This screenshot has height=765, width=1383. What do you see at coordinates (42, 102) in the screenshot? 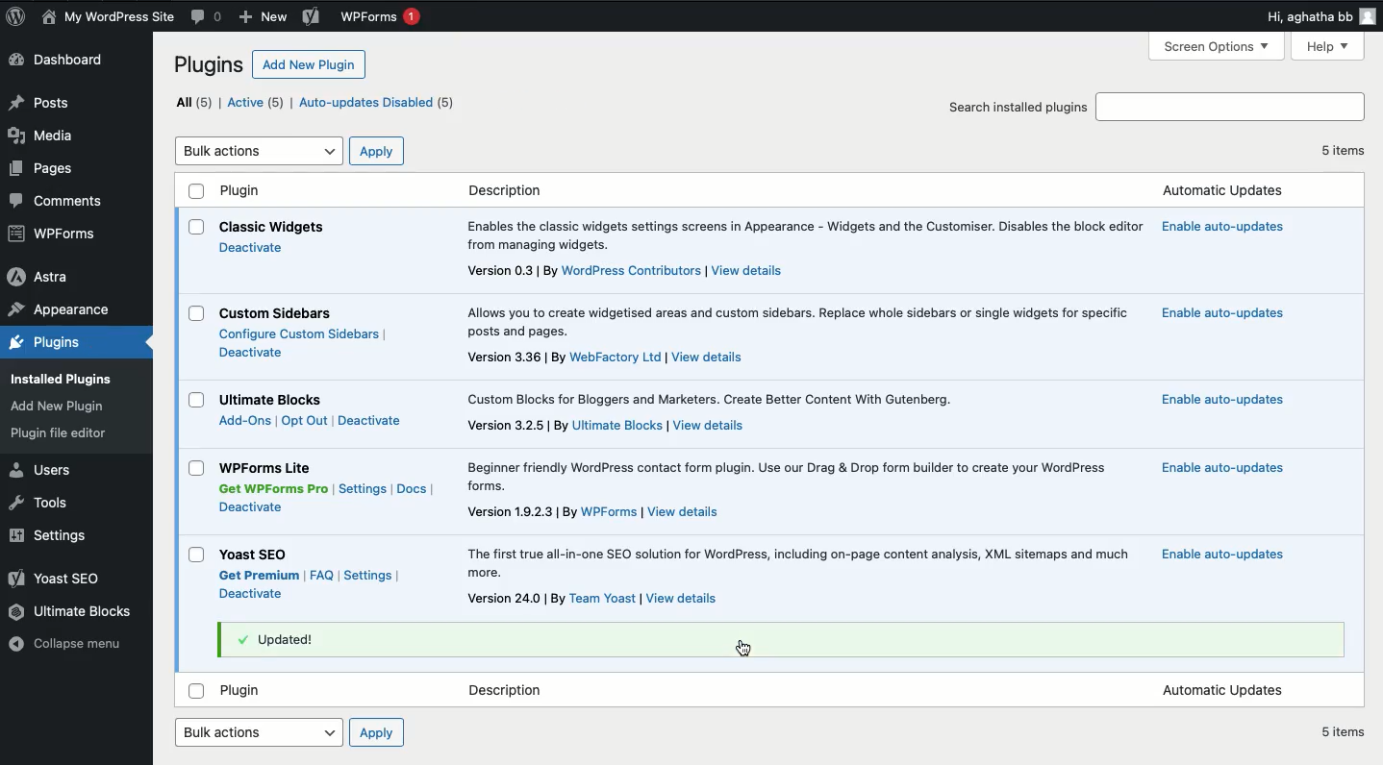
I see `Posts` at bounding box center [42, 102].